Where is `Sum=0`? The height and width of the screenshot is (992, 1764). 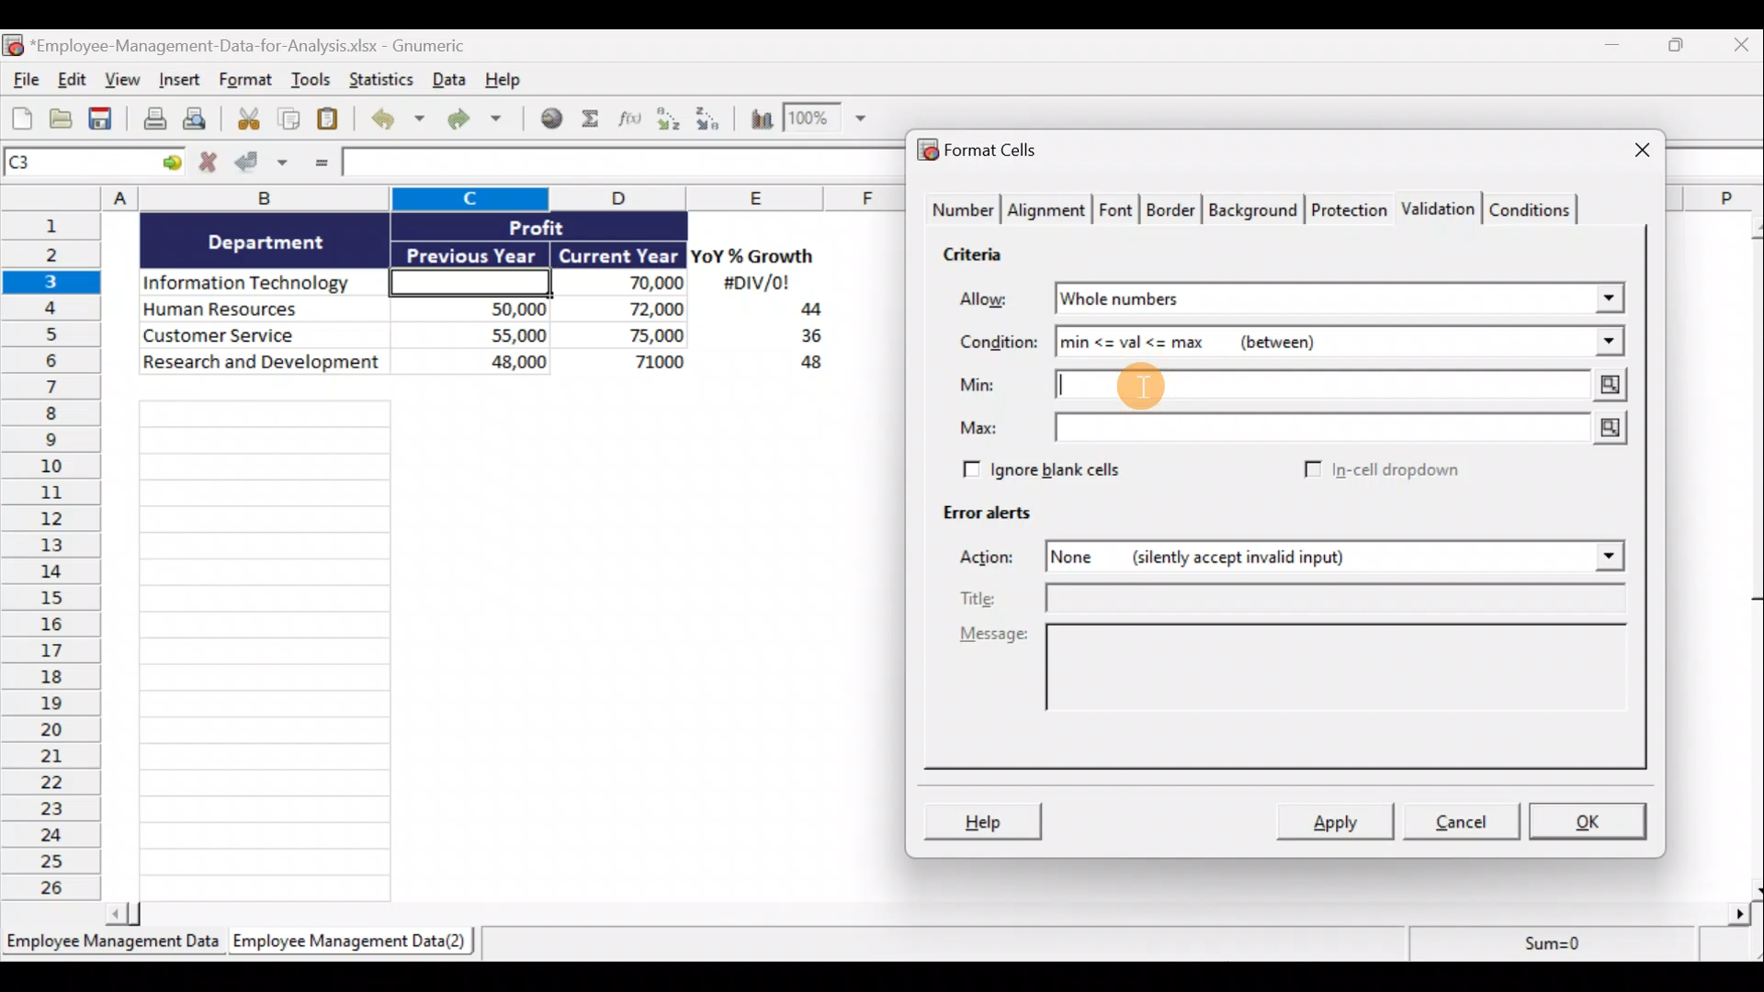
Sum=0 is located at coordinates (1544, 949).